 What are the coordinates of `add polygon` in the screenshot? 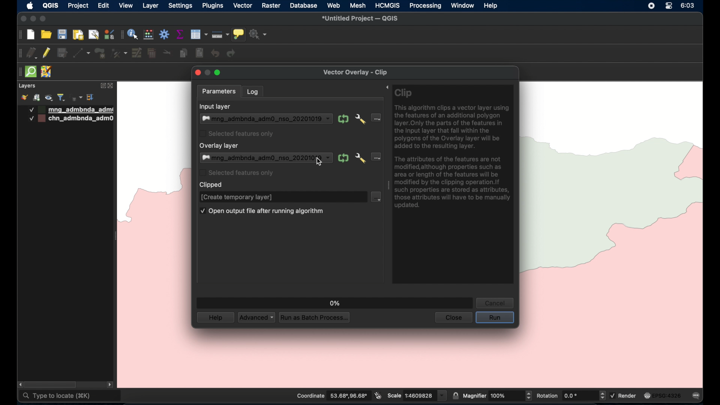 It's located at (101, 54).